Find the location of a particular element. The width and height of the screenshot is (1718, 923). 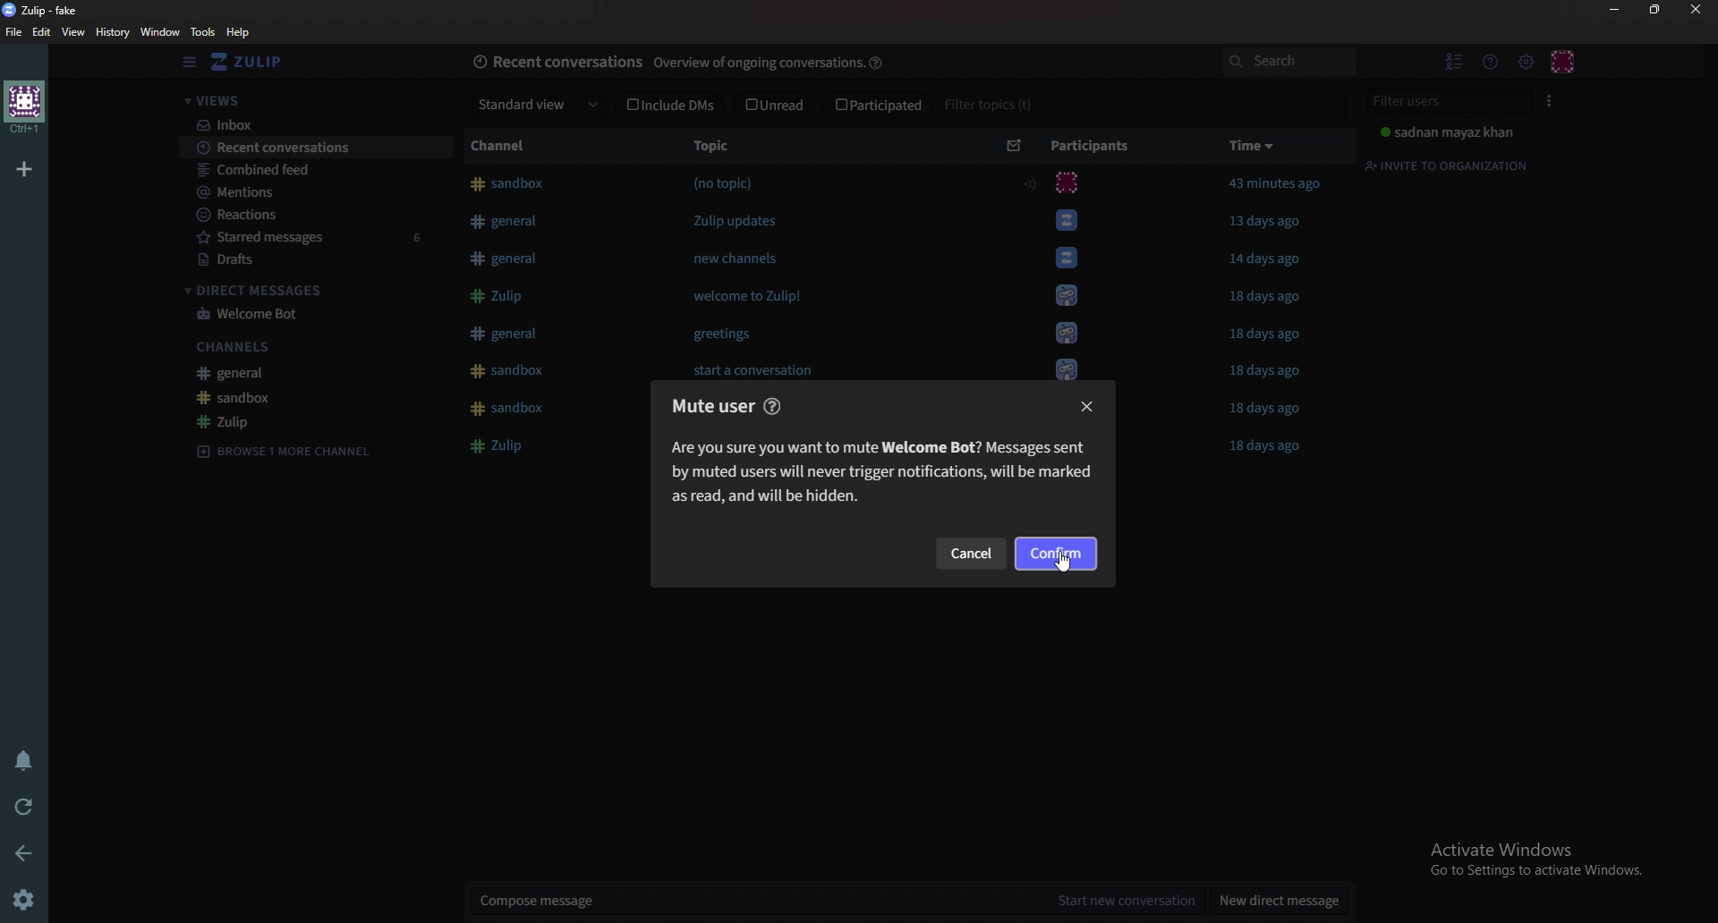

standard view is located at coordinates (540, 106).